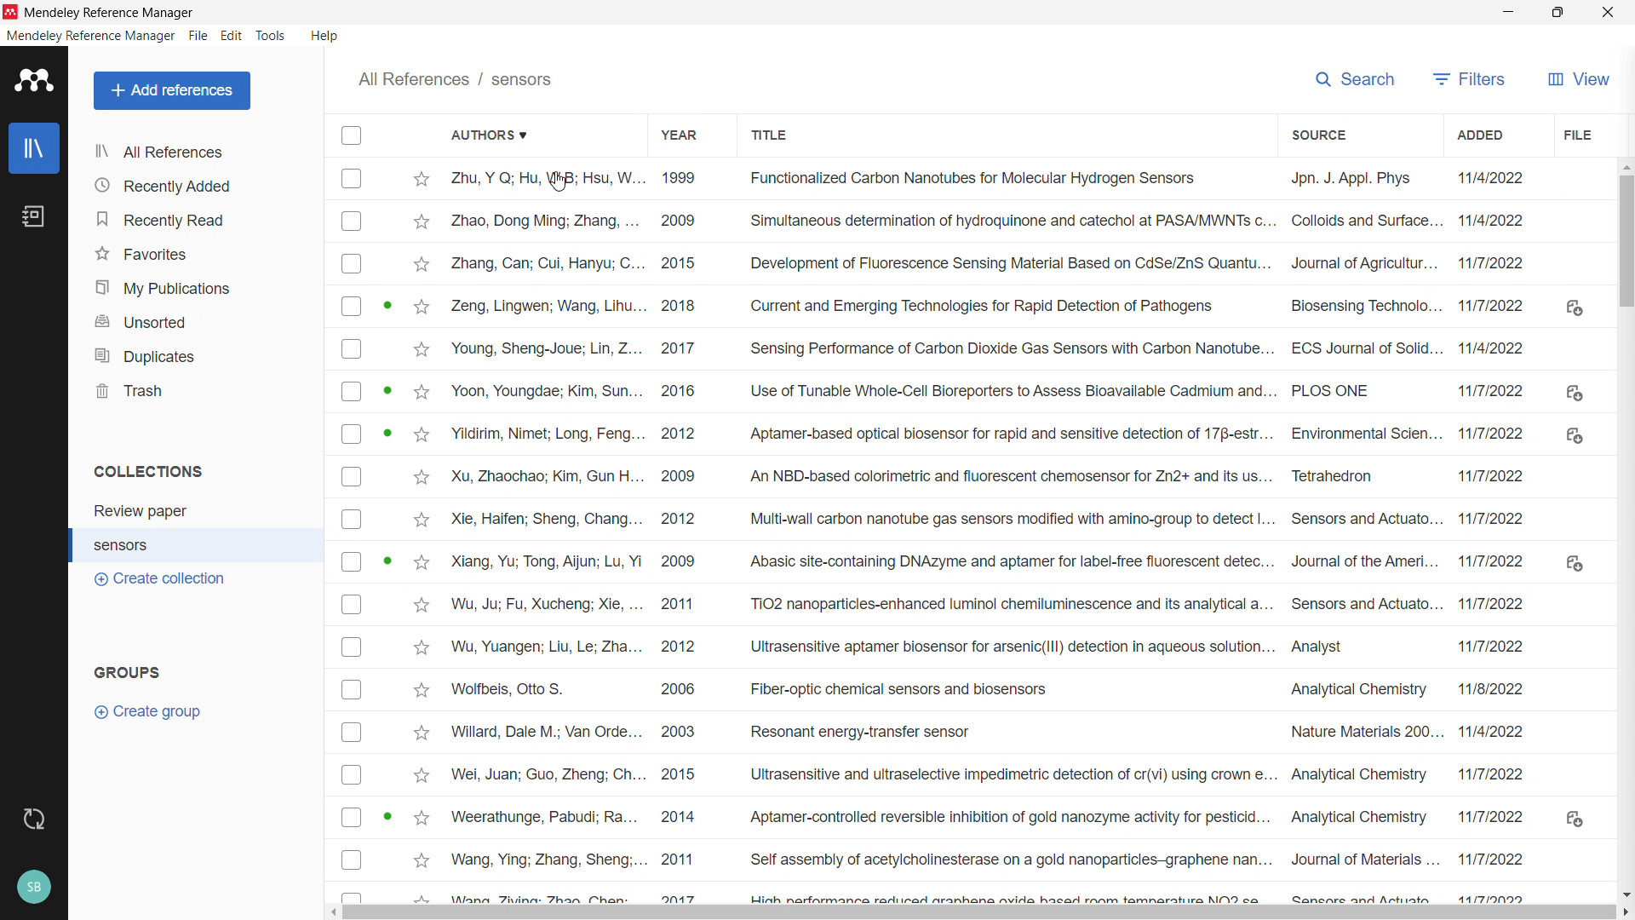 This screenshot has height=920, width=1635. I want to click on Horizontal scroll bar , so click(980, 913).